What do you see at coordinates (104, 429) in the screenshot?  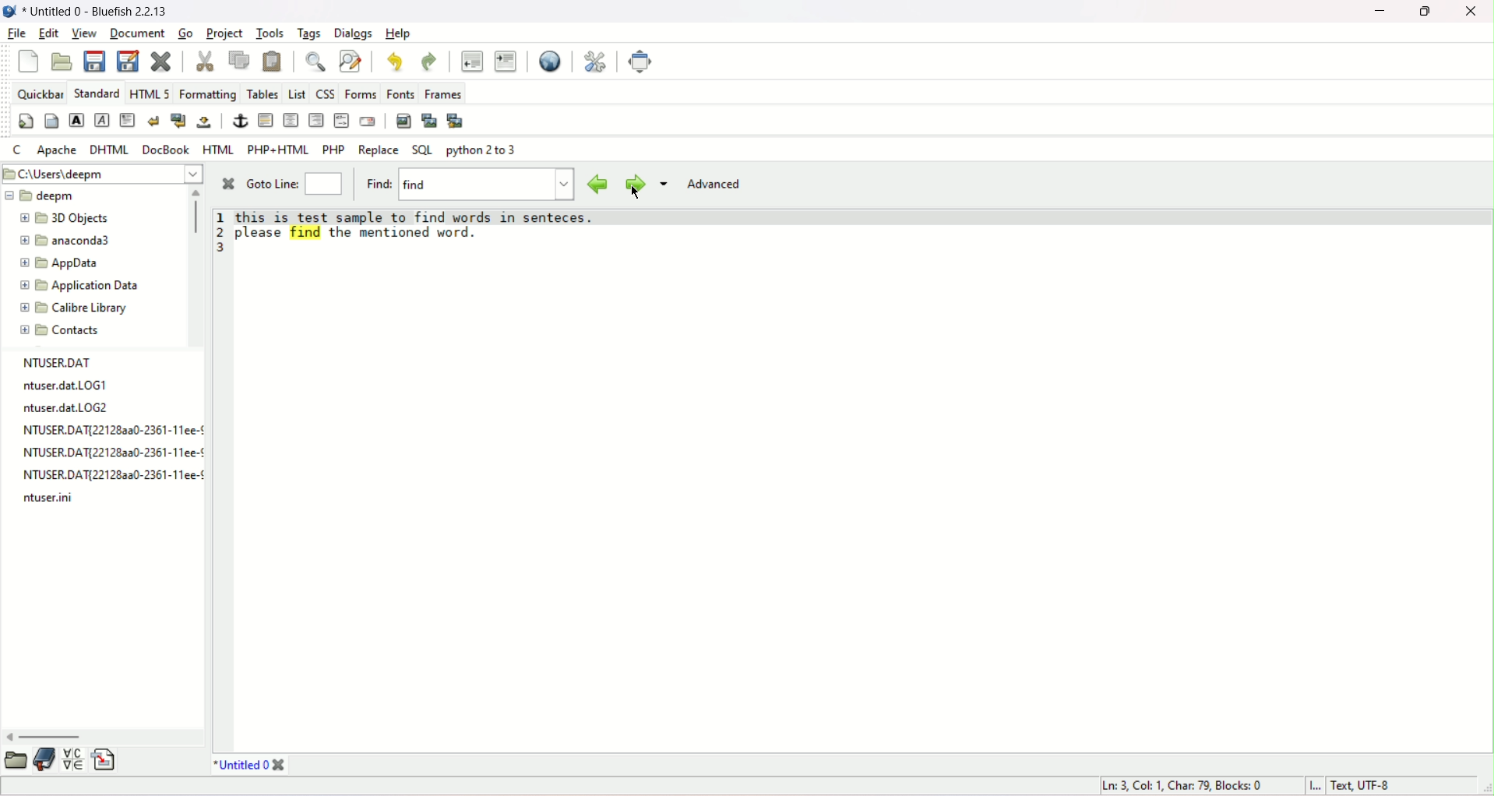 I see `NTUSER.DAT{22128220-2361-11ee-` at bounding box center [104, 429].